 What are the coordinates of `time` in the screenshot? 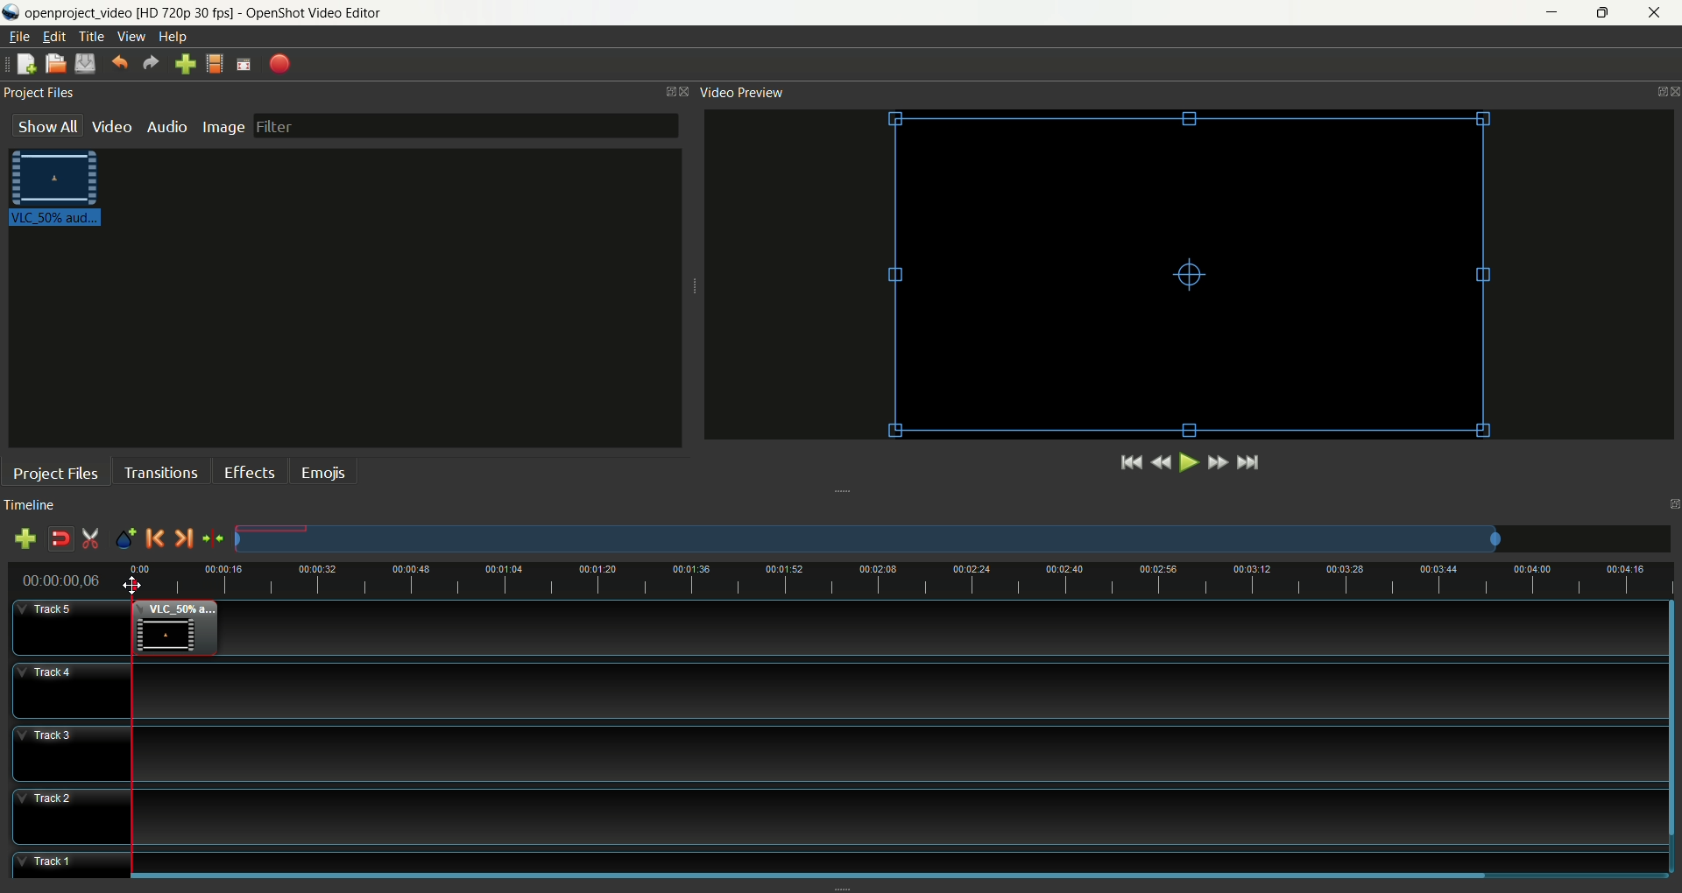 It's located at (69, 580).